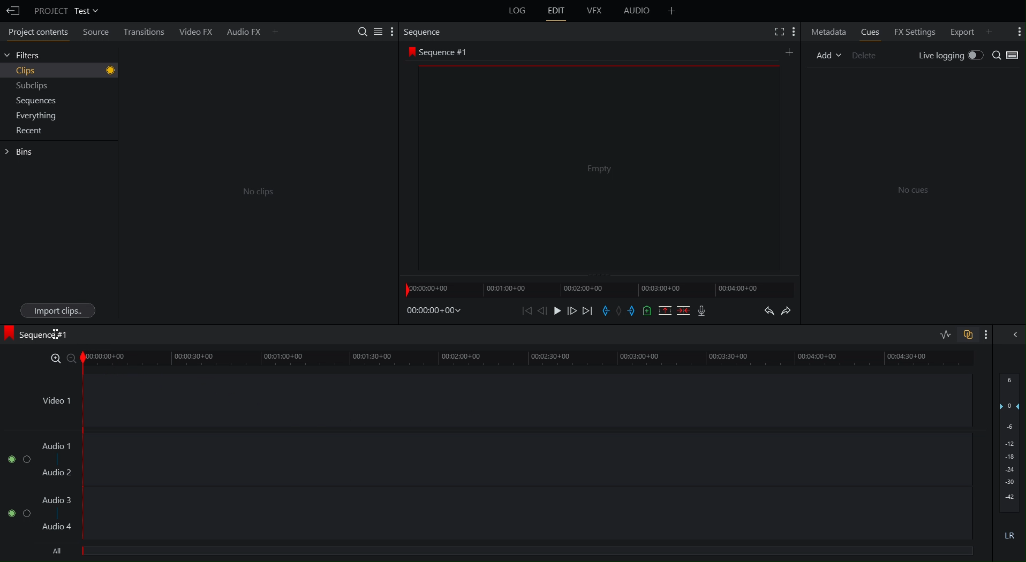  Describe the element at coordinates (670, 11) in the screenshot. I see `Add` at that location.